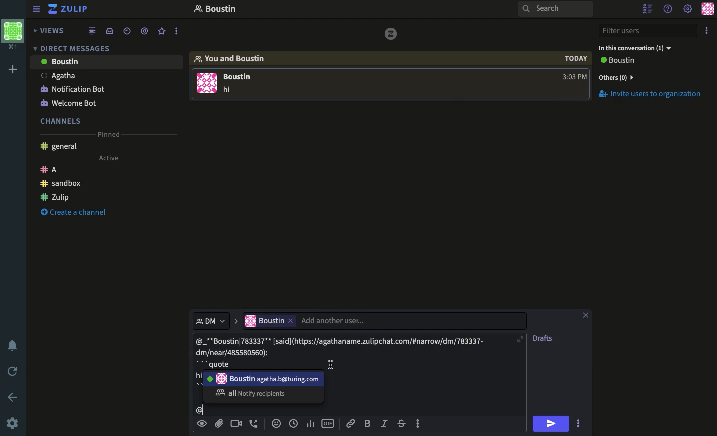  I want to click on Active, so click(112, 158).